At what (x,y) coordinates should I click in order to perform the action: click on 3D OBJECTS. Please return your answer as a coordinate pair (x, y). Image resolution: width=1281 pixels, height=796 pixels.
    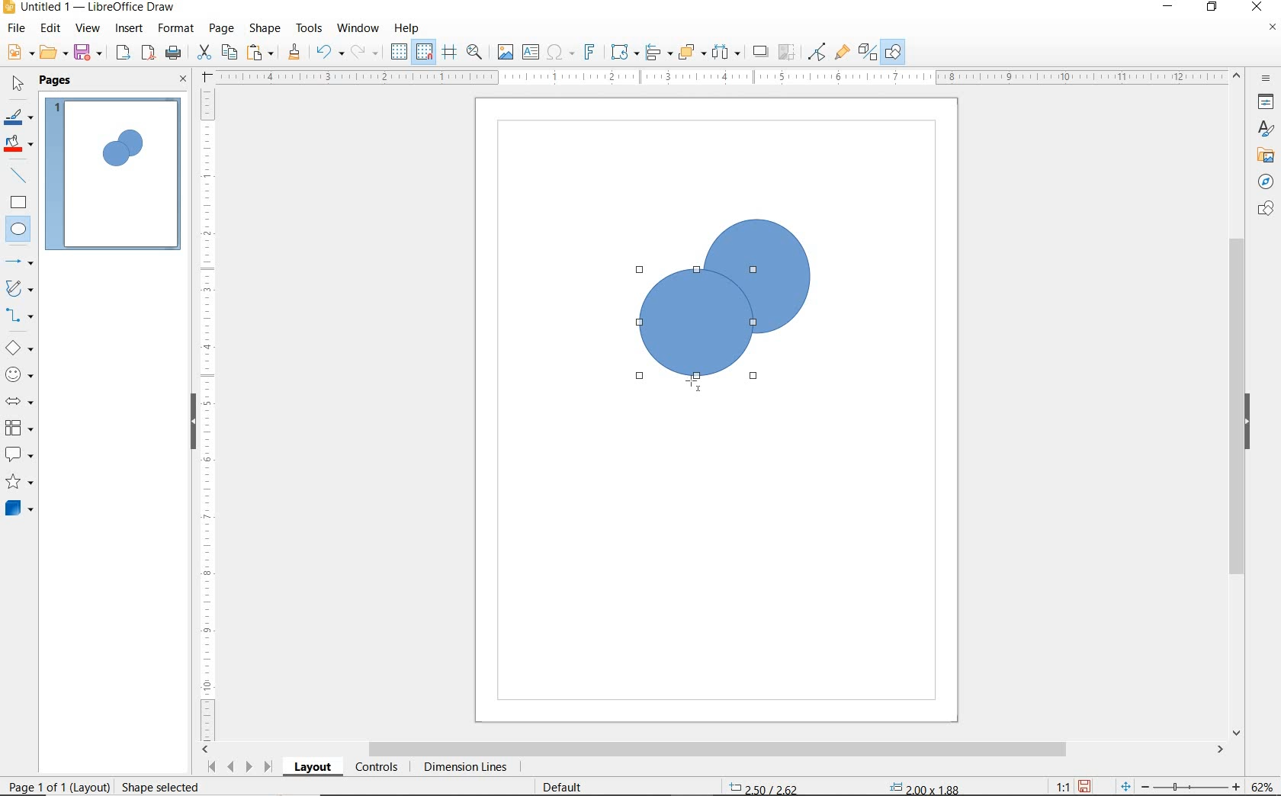
    Looking at the image, I should click on (18, 510).